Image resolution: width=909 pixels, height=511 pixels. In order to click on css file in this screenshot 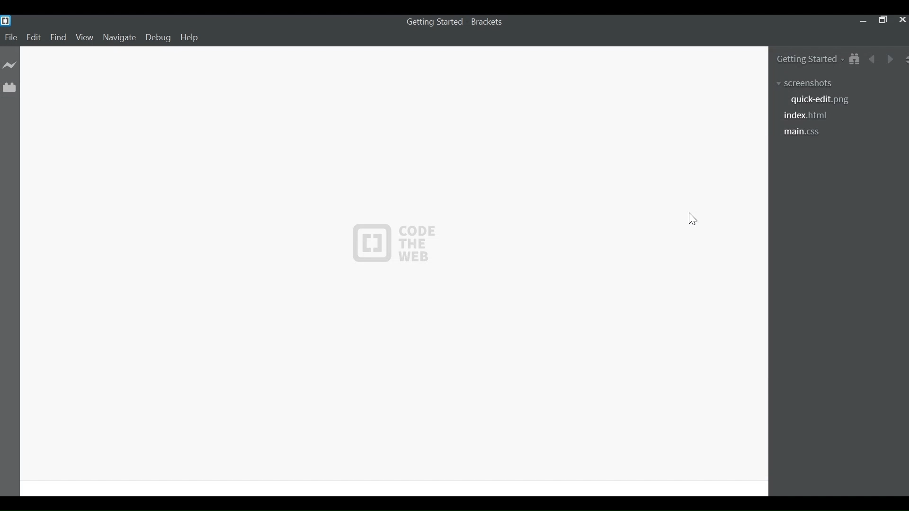, I will do `click(804, 132)`.